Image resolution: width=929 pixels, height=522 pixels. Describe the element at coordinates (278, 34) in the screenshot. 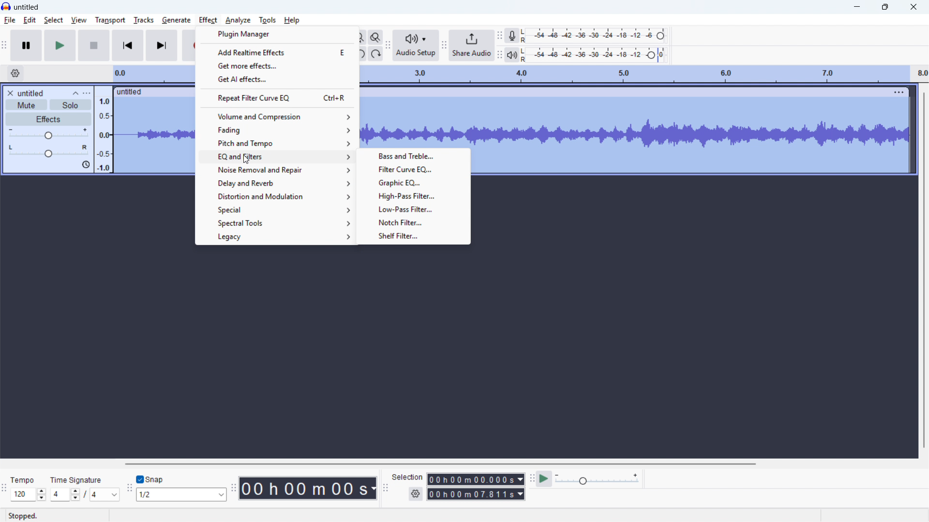

I see `Plug in manager ` at that location.